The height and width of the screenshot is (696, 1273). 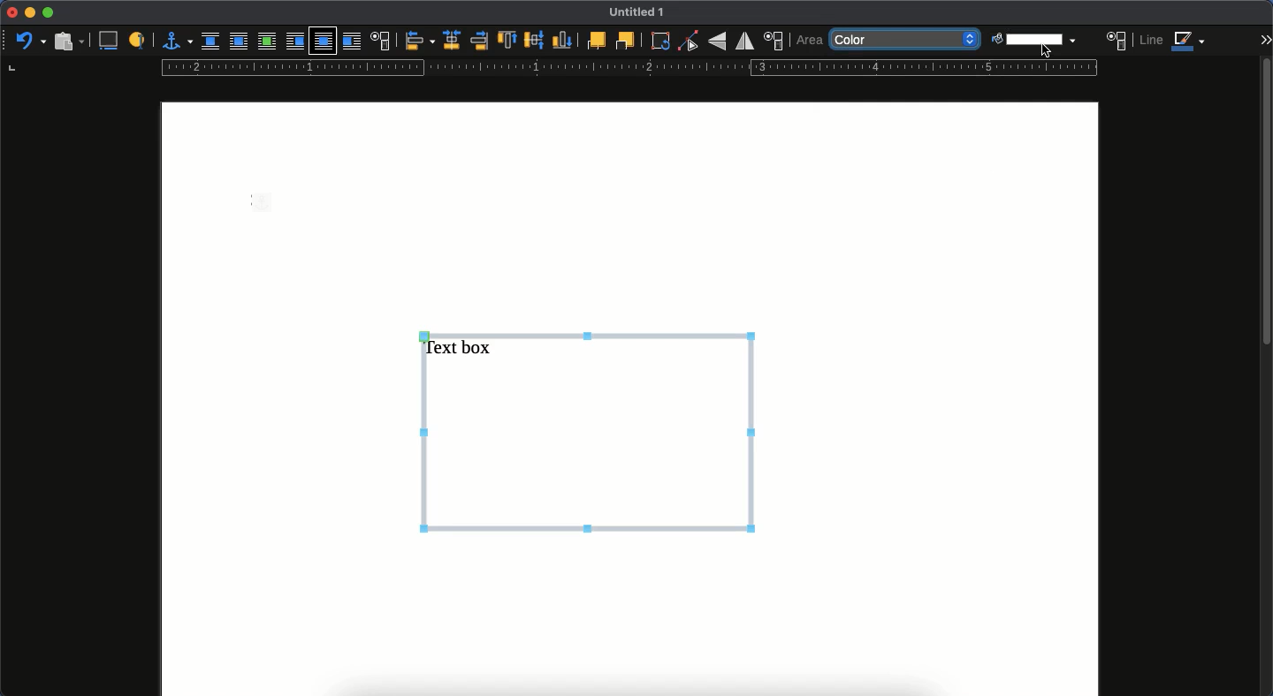 I want to click on top, so click(x=507, y=42).